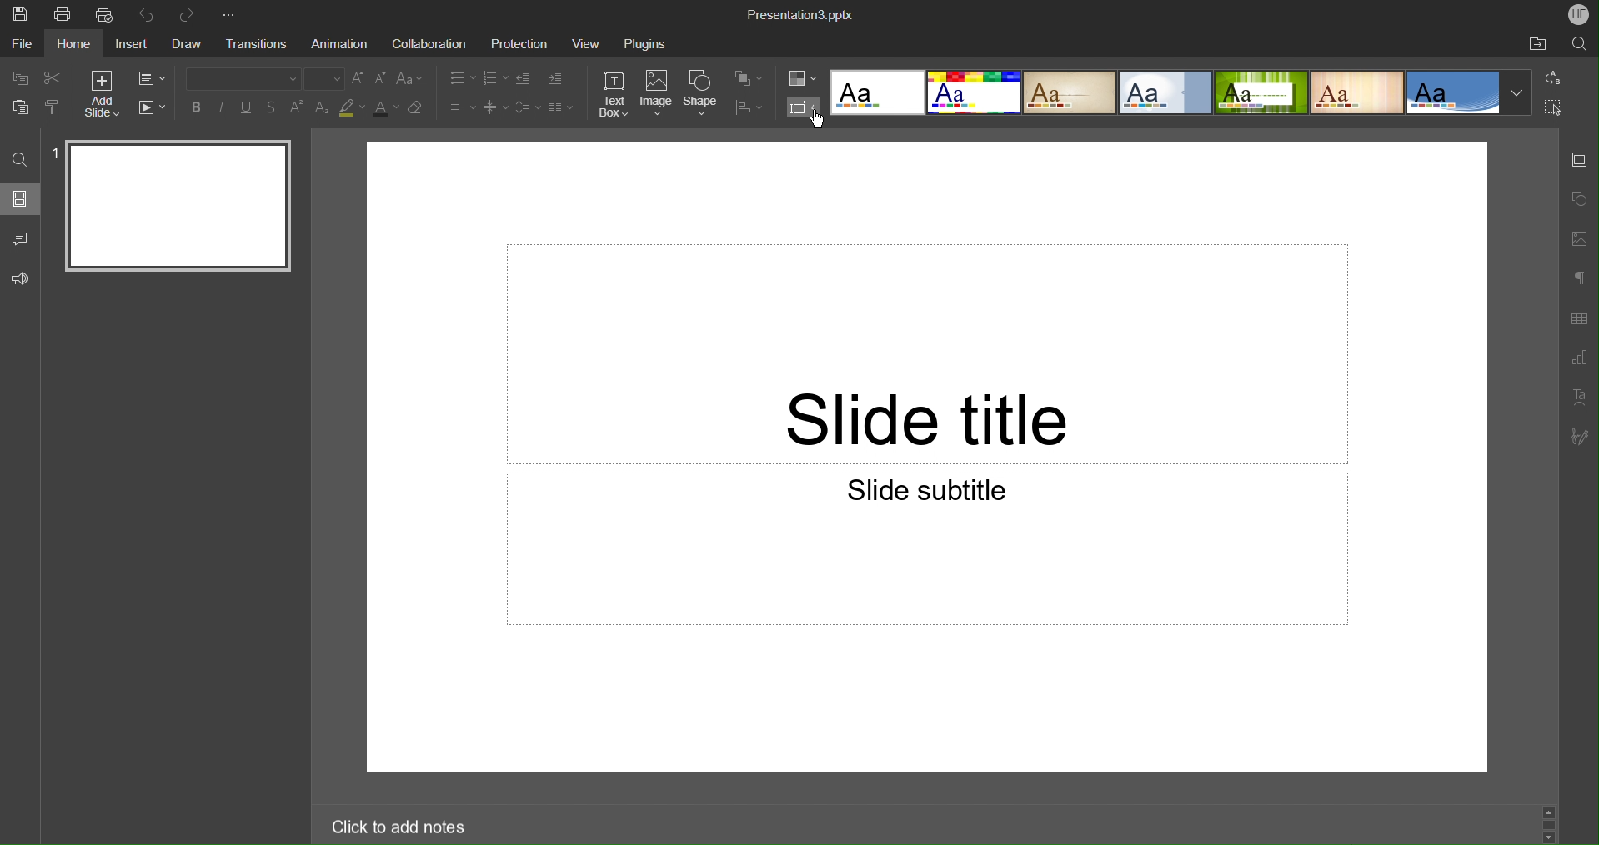 This screenshot has width=1599, height=845. I want to click on View, so click(584, 45).